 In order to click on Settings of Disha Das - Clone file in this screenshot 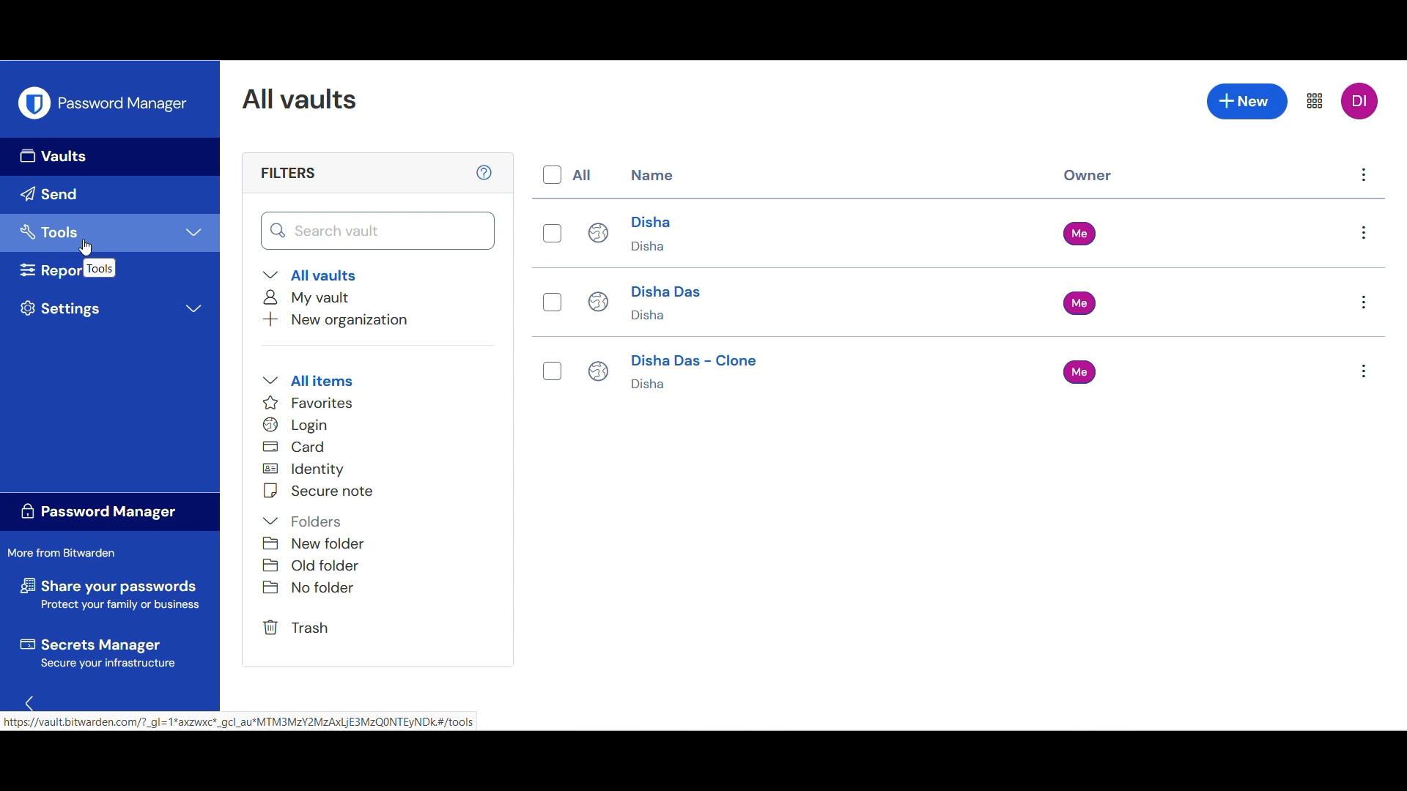, I will do `click(1364, 371)`.